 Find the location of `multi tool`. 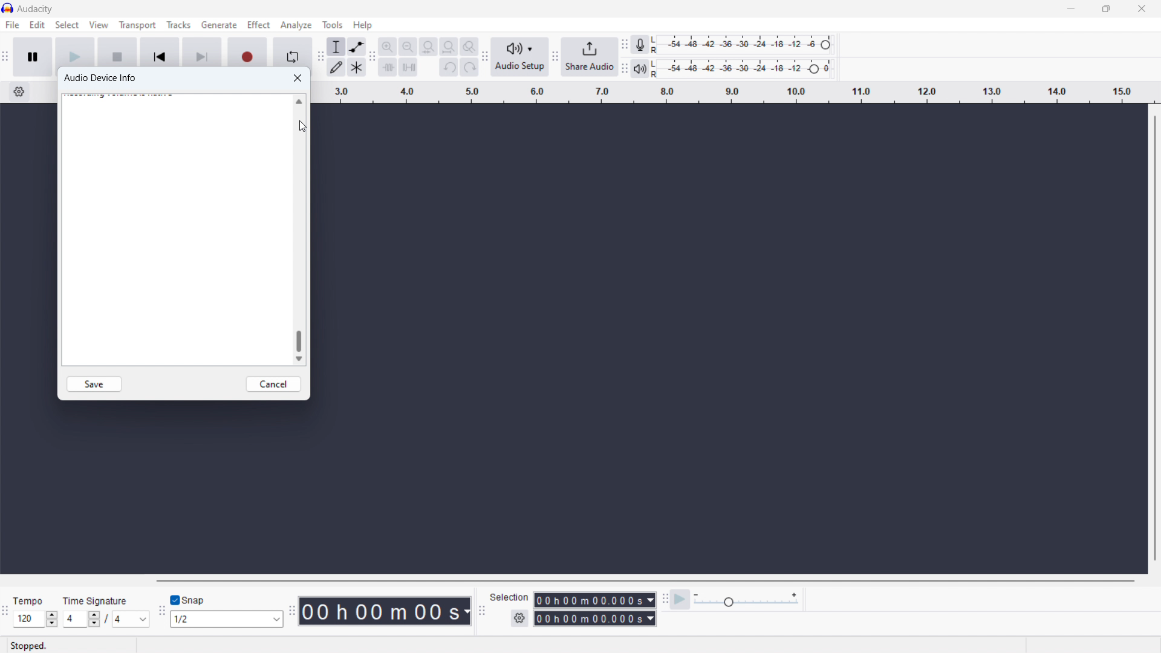

multi tool is located at coordinates (357, 67).